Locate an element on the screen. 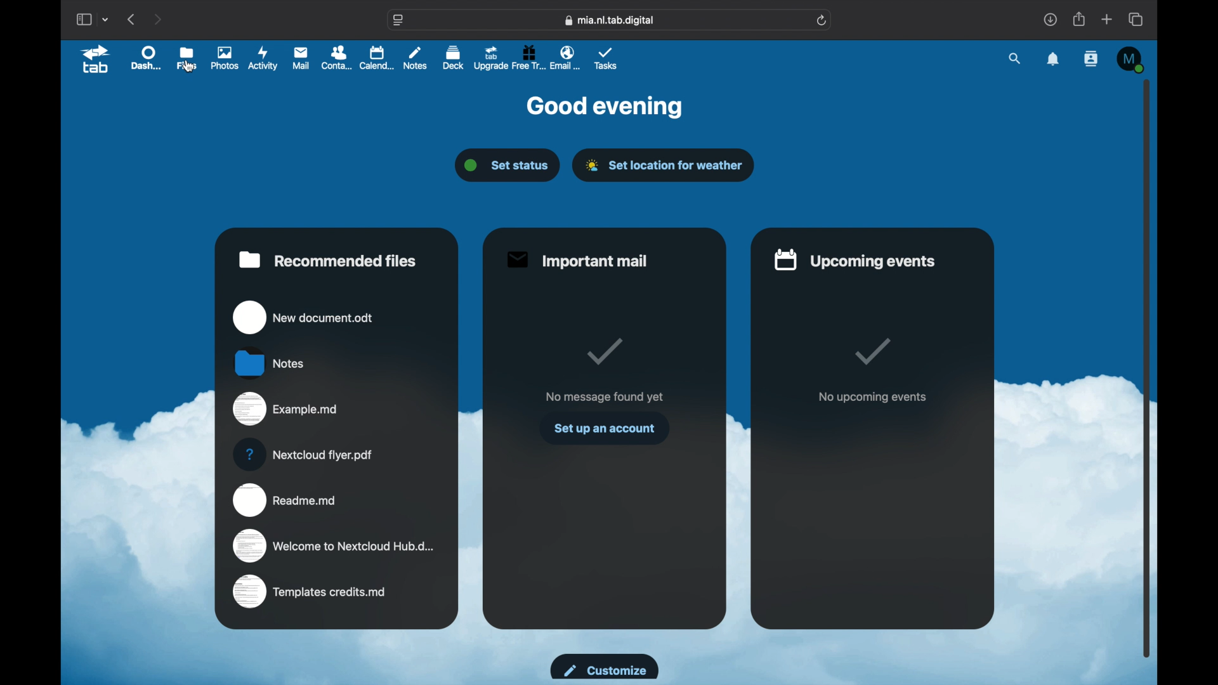 The height and width of the screenshot is (685, 1218). dashboard is located at coordinates (146, 58).